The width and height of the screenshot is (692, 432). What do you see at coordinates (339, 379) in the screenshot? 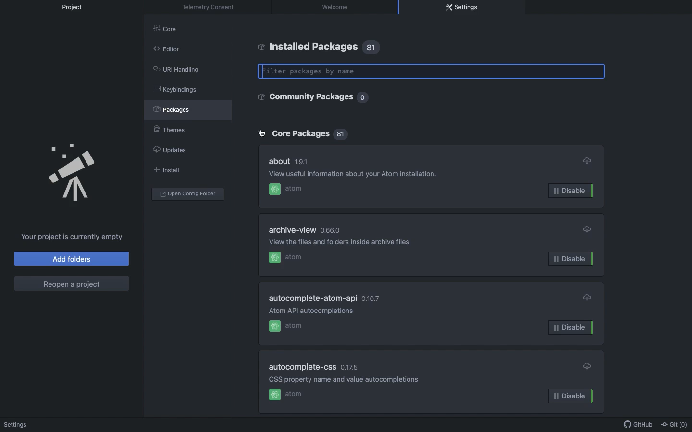
I see `(CSS property name and value autocompletions` at bounding box center [339, 379].